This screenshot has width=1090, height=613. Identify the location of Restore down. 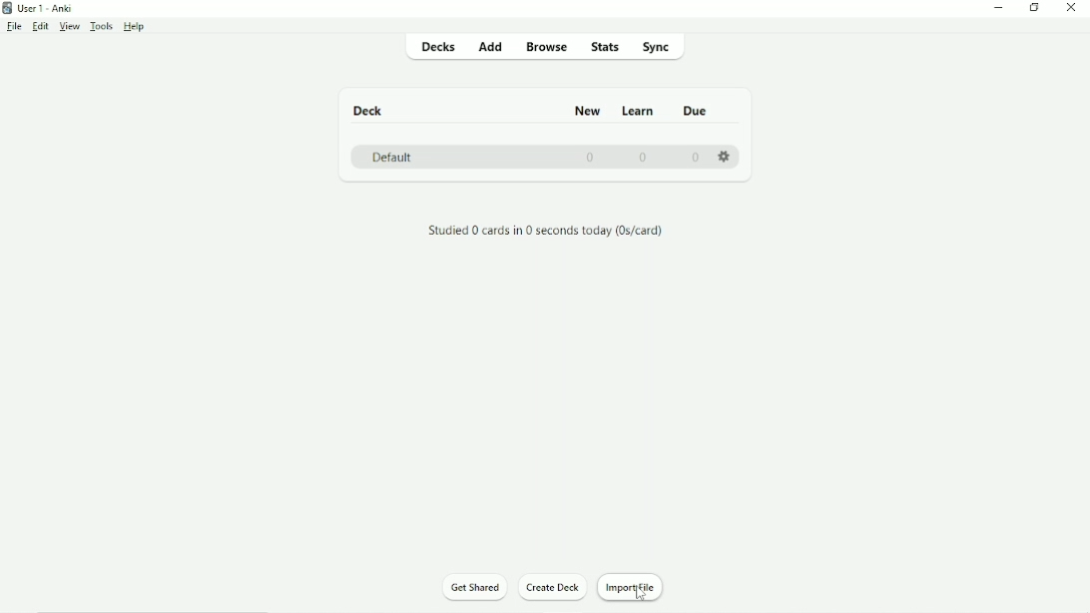
(1034, 8).